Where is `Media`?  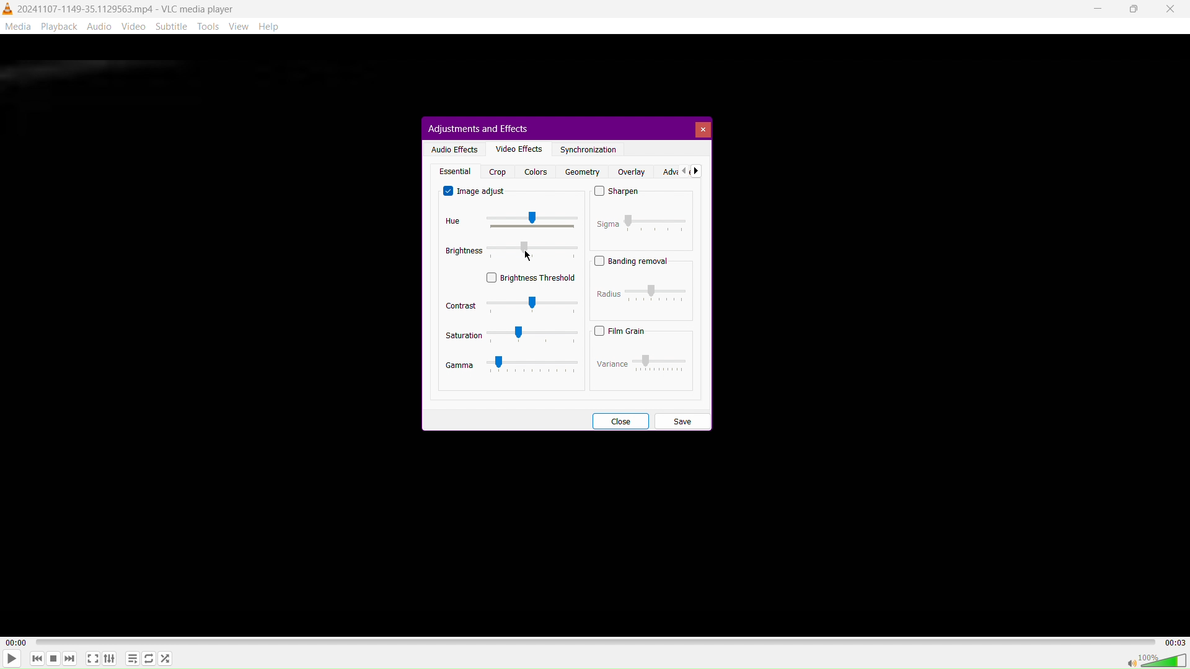
Media is located at coordinates (17, 25).